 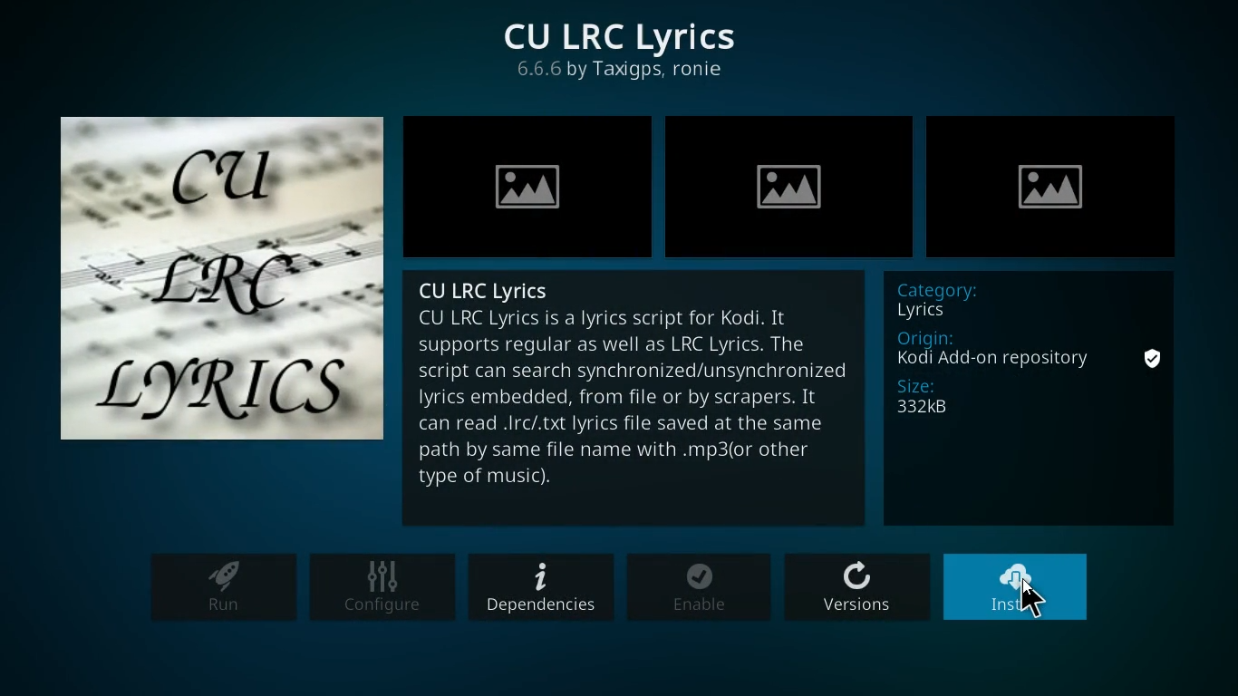 I want to click on dependencies, so click(x=541, y=587).